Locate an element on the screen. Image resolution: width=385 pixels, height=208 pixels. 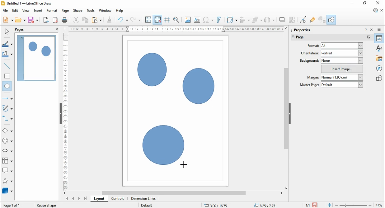
shape is located at coordinates (78, 11).